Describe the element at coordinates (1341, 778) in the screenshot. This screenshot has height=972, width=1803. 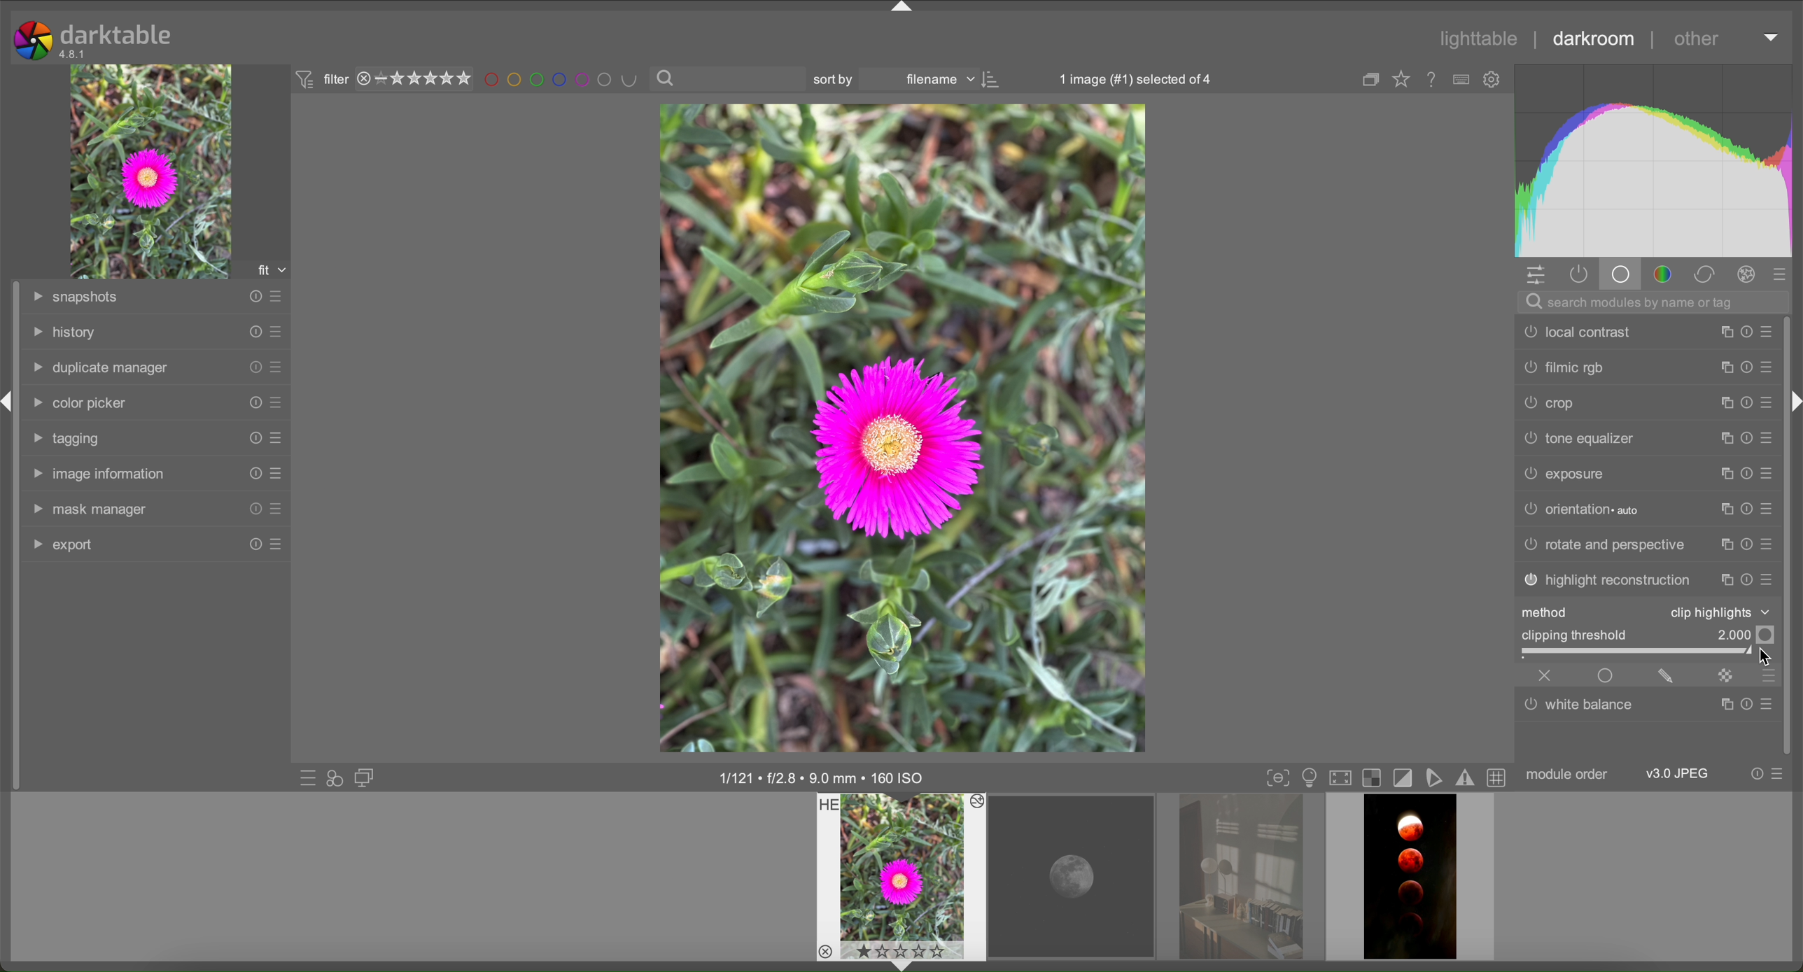
I see `set display profile` at that location.